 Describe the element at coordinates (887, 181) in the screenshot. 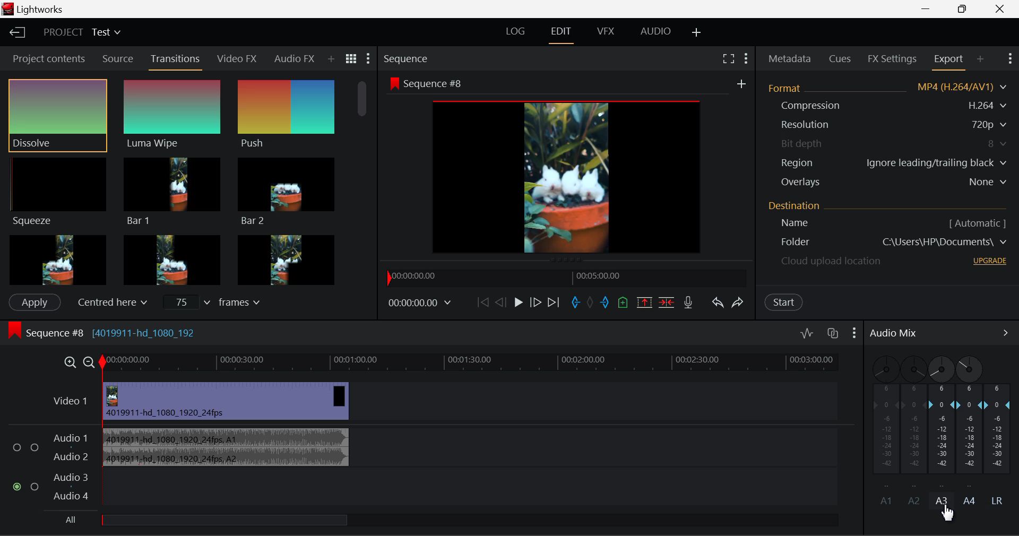

I see `Overlays` at that location.